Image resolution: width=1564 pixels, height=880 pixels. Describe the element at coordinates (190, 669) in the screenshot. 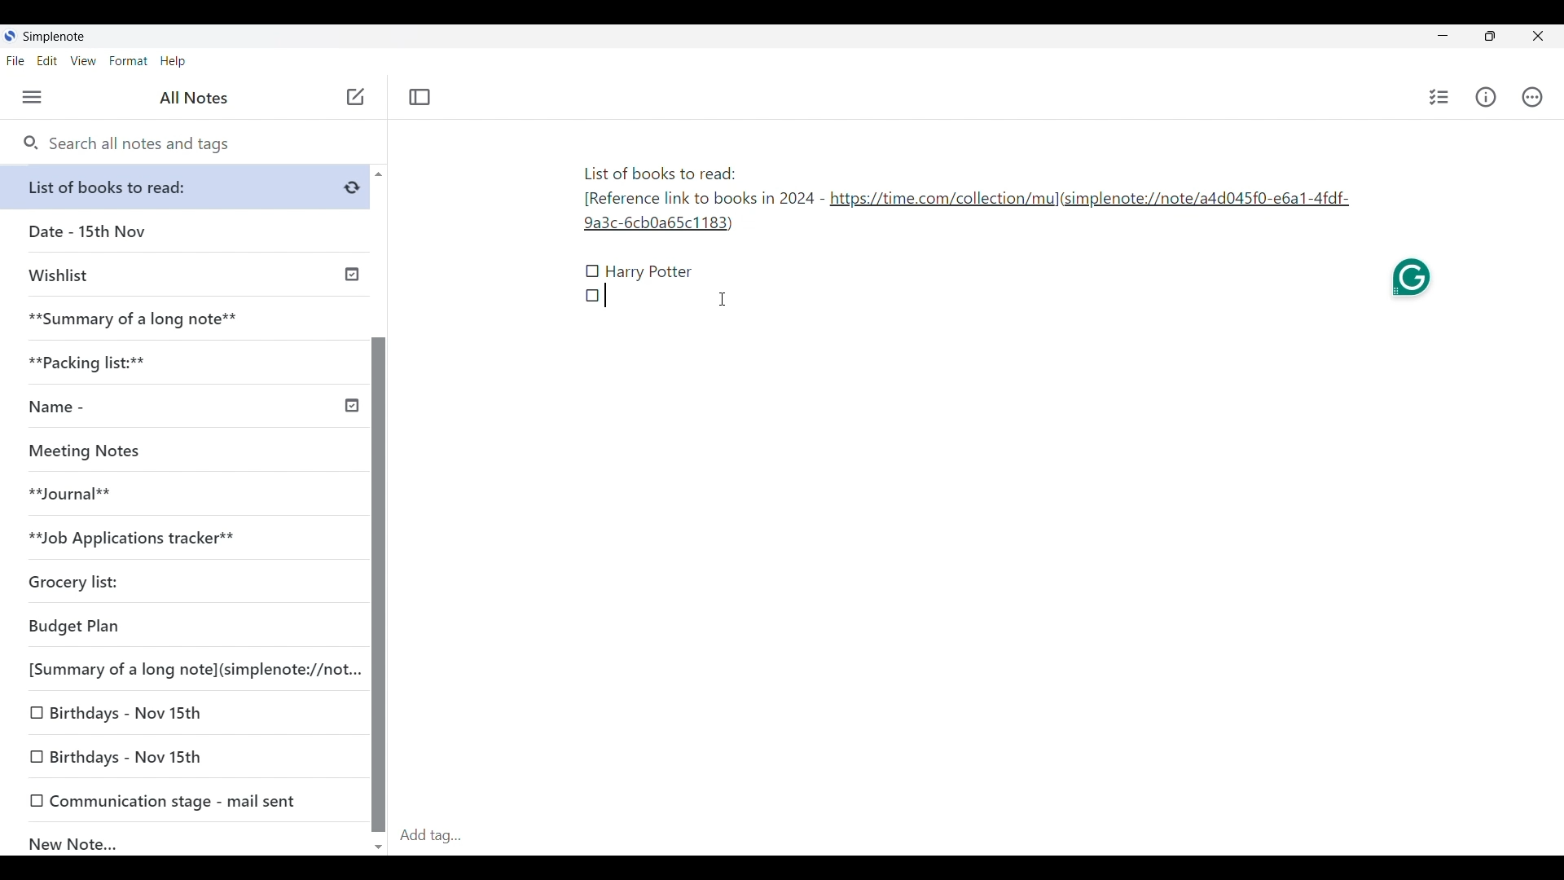

I see `[Summary of a long note](simplenote://not...` at that location.